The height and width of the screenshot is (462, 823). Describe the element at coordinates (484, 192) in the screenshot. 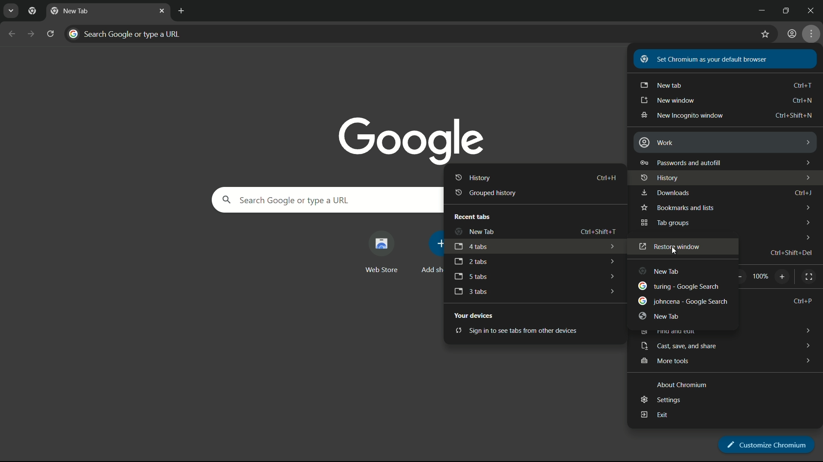

I see `grouped history` at that location.